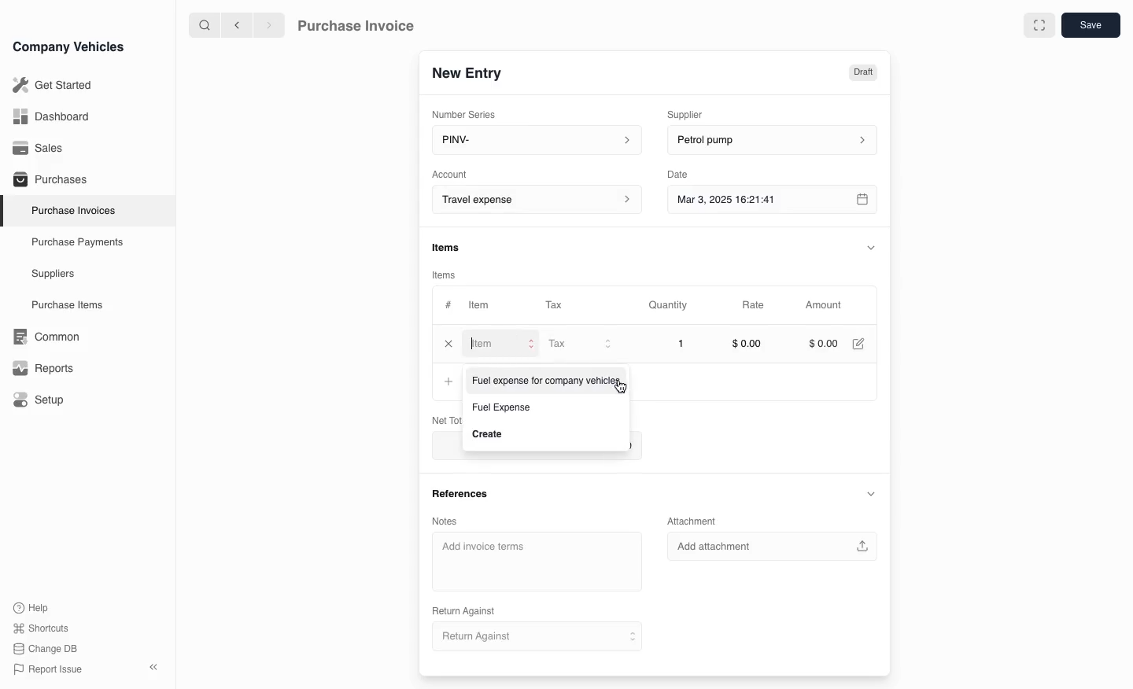 The image size is (1133, 689). Describe the element at coordinates (46, 181) in the screenshot. I see `Purchases` at that location.